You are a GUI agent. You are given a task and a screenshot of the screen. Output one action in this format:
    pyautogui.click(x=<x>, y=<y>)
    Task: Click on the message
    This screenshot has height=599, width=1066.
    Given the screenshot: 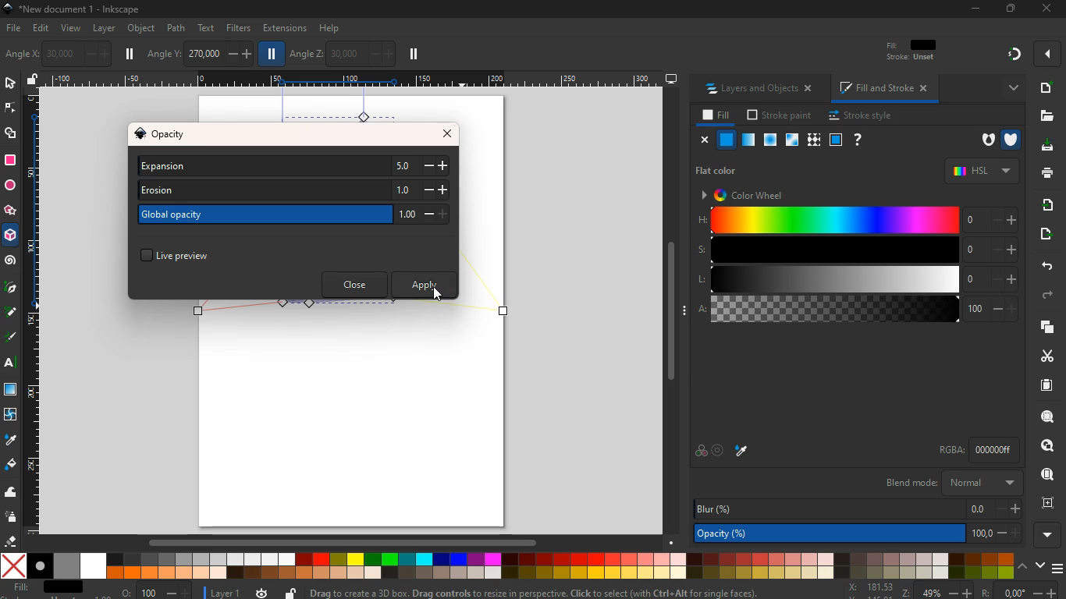 What is the action you would take?
    pyautogui.click(x=550, y=592)
    